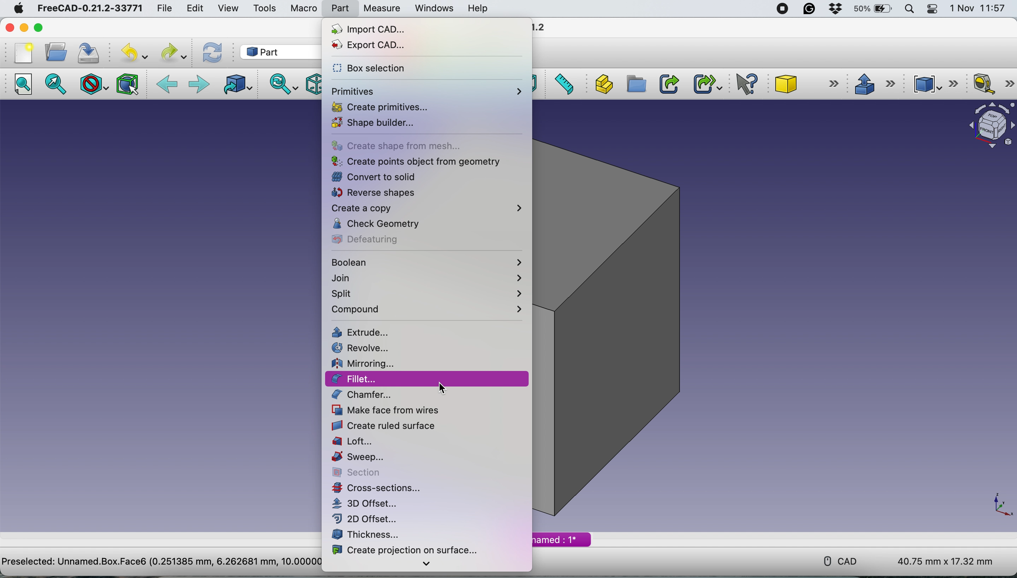 The image size is (1017, 578). What do you see at coordinates (708, 83) in the screenshot?
I see `make sub link` at bounding box center [708, 83].